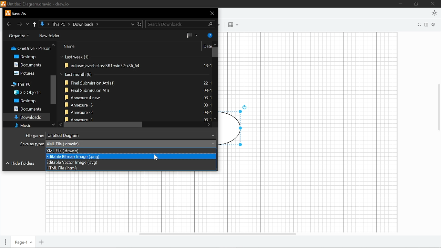  What do you see at coordinates (235, 126) in the screenshot?
I see `Shape drawn` at bounding box center [235, 126].